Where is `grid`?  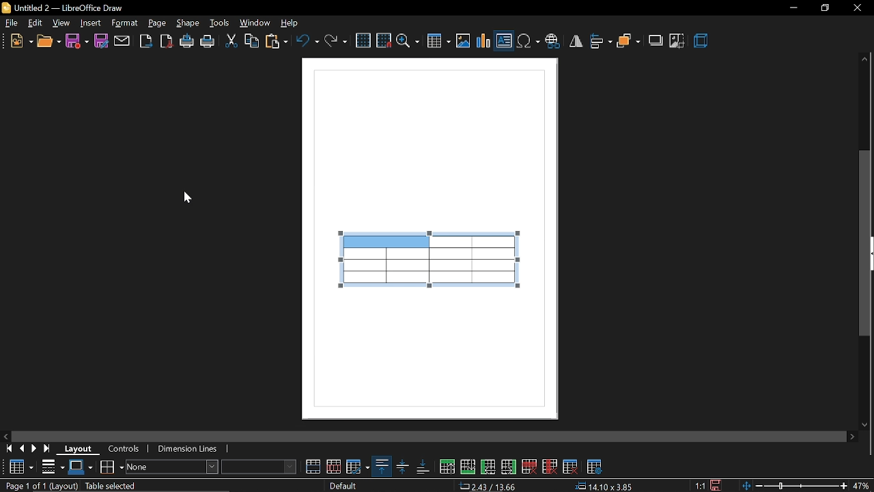 grid is located at coordinates (364, 41).